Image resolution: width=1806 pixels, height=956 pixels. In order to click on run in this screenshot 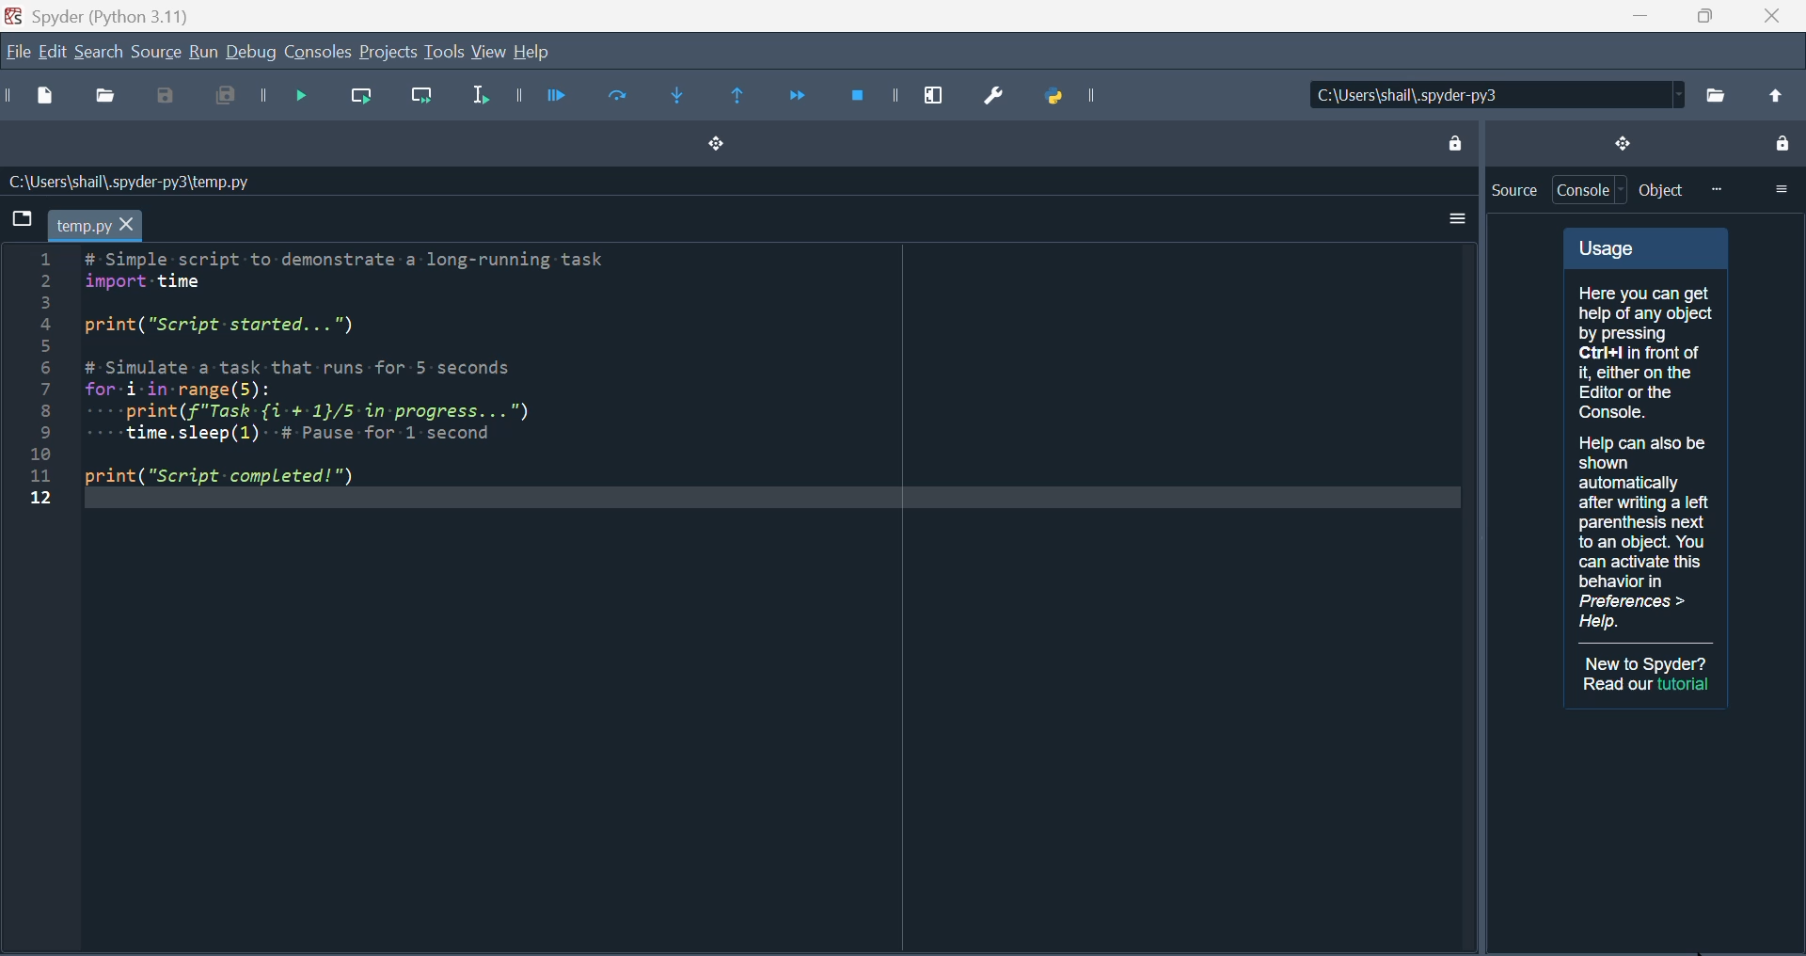, I will do `click(202, 53)`.